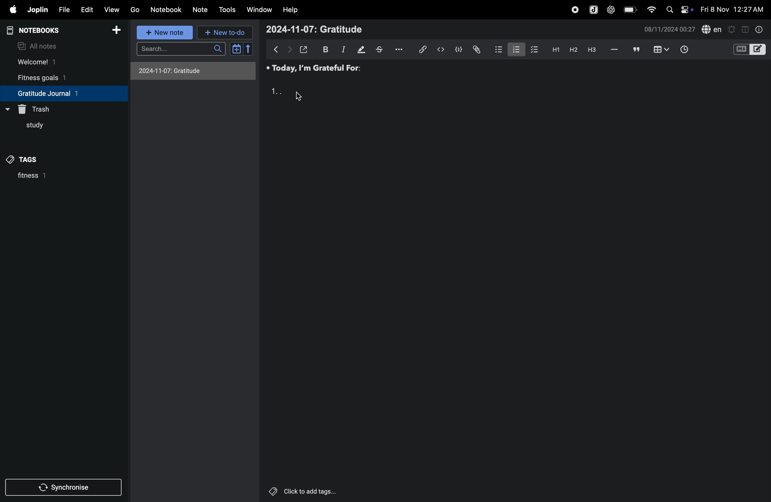 The image size is (771, 502). I want to click on new to do, so click(223, 32).